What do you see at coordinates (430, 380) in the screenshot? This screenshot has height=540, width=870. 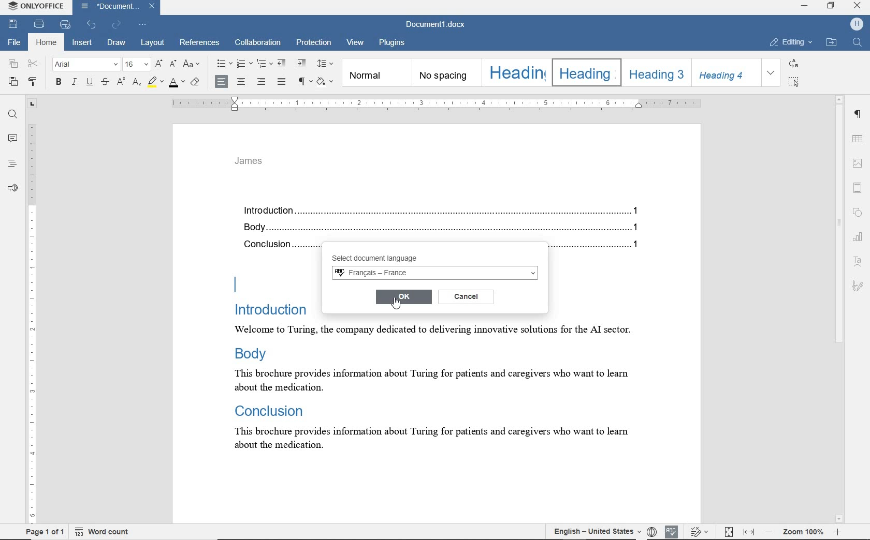 I see `this brochure provides information about Turing for patients and caregivers who want to learn about the medication` at bounding box center [430, 380].